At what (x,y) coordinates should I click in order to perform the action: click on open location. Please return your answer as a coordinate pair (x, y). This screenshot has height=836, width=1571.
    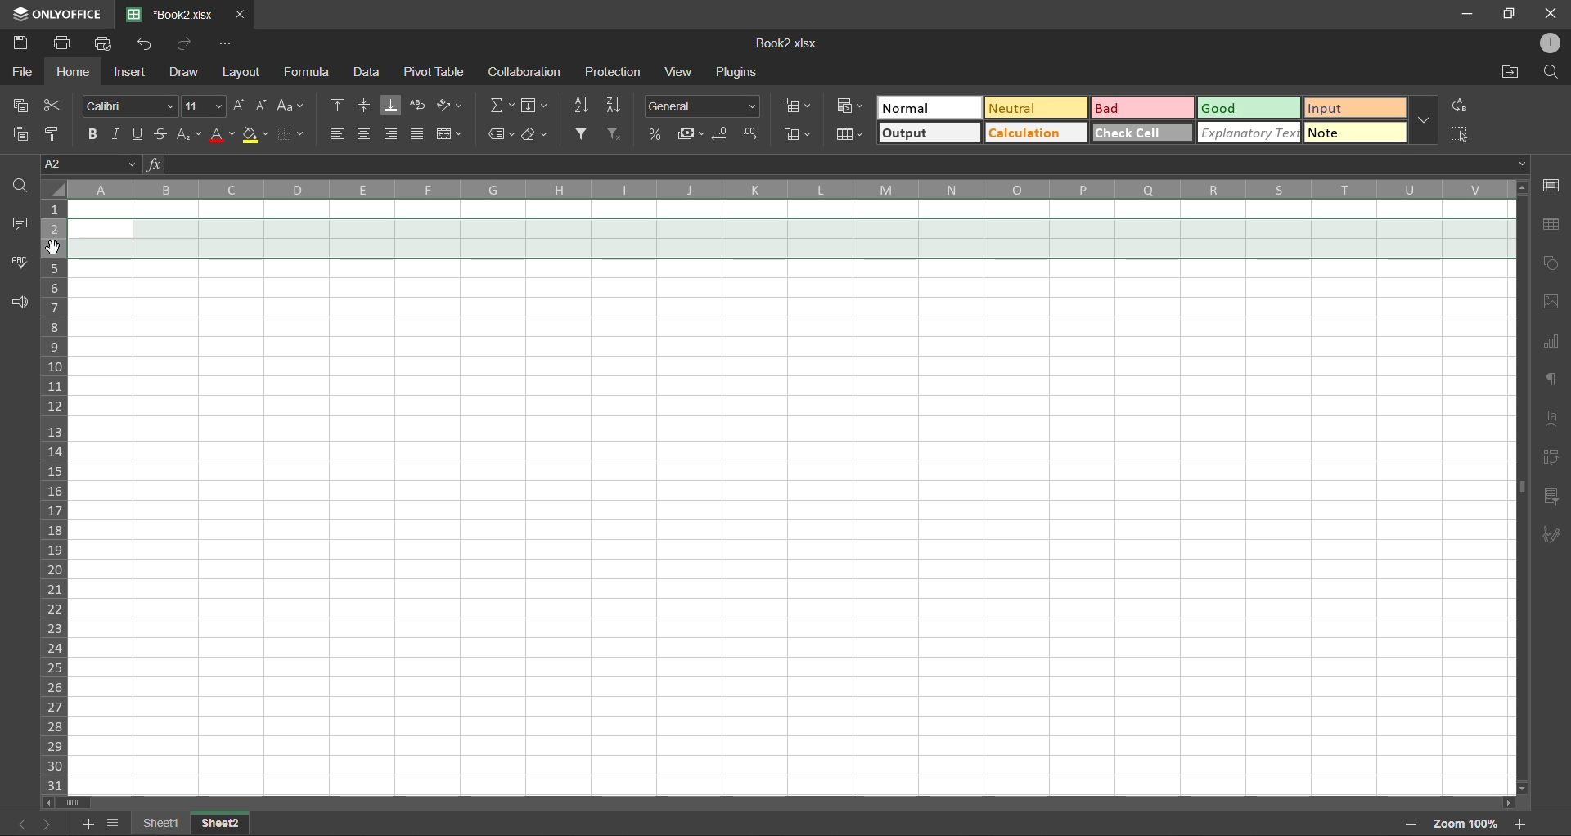
    Looking at the image, I should click on (1509, 72).